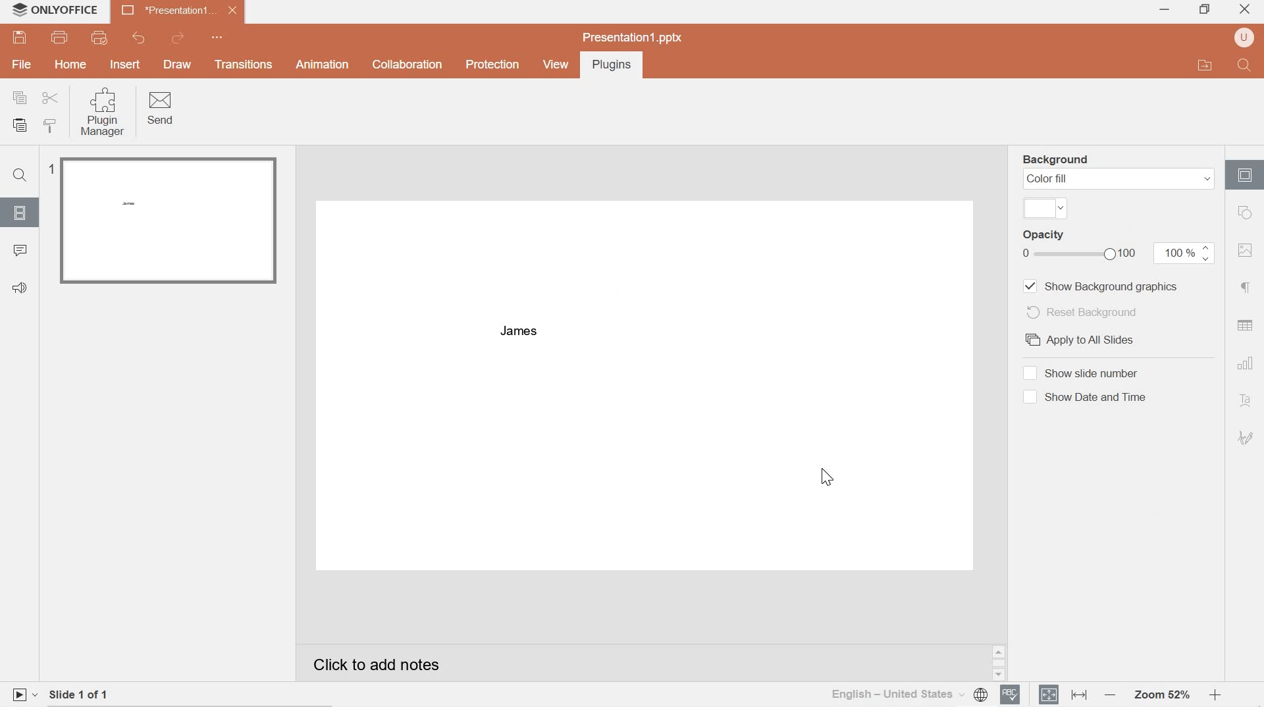  Describe the element at coordinates (1246, 325) in the screenshot. I see `table` at that location.